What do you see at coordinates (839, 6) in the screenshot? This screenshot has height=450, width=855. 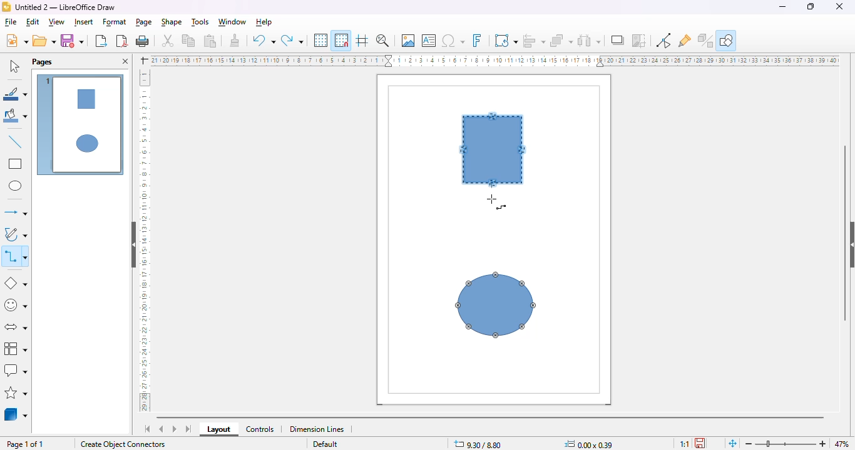 I see `close` at bounding box center [839, 6].